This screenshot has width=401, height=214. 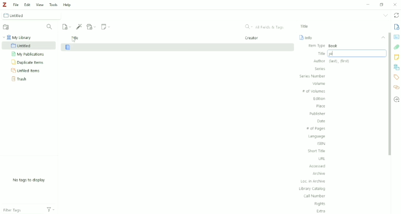 I want to click on Help, so click(x=67, y=5).